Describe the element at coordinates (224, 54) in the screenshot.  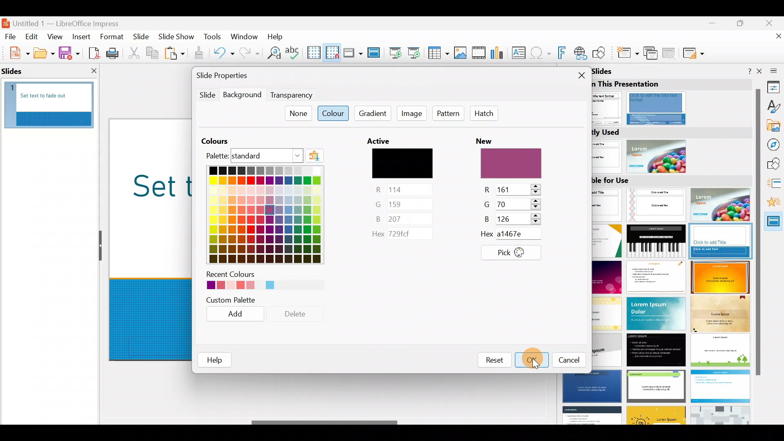
I see `Undo` at that location.